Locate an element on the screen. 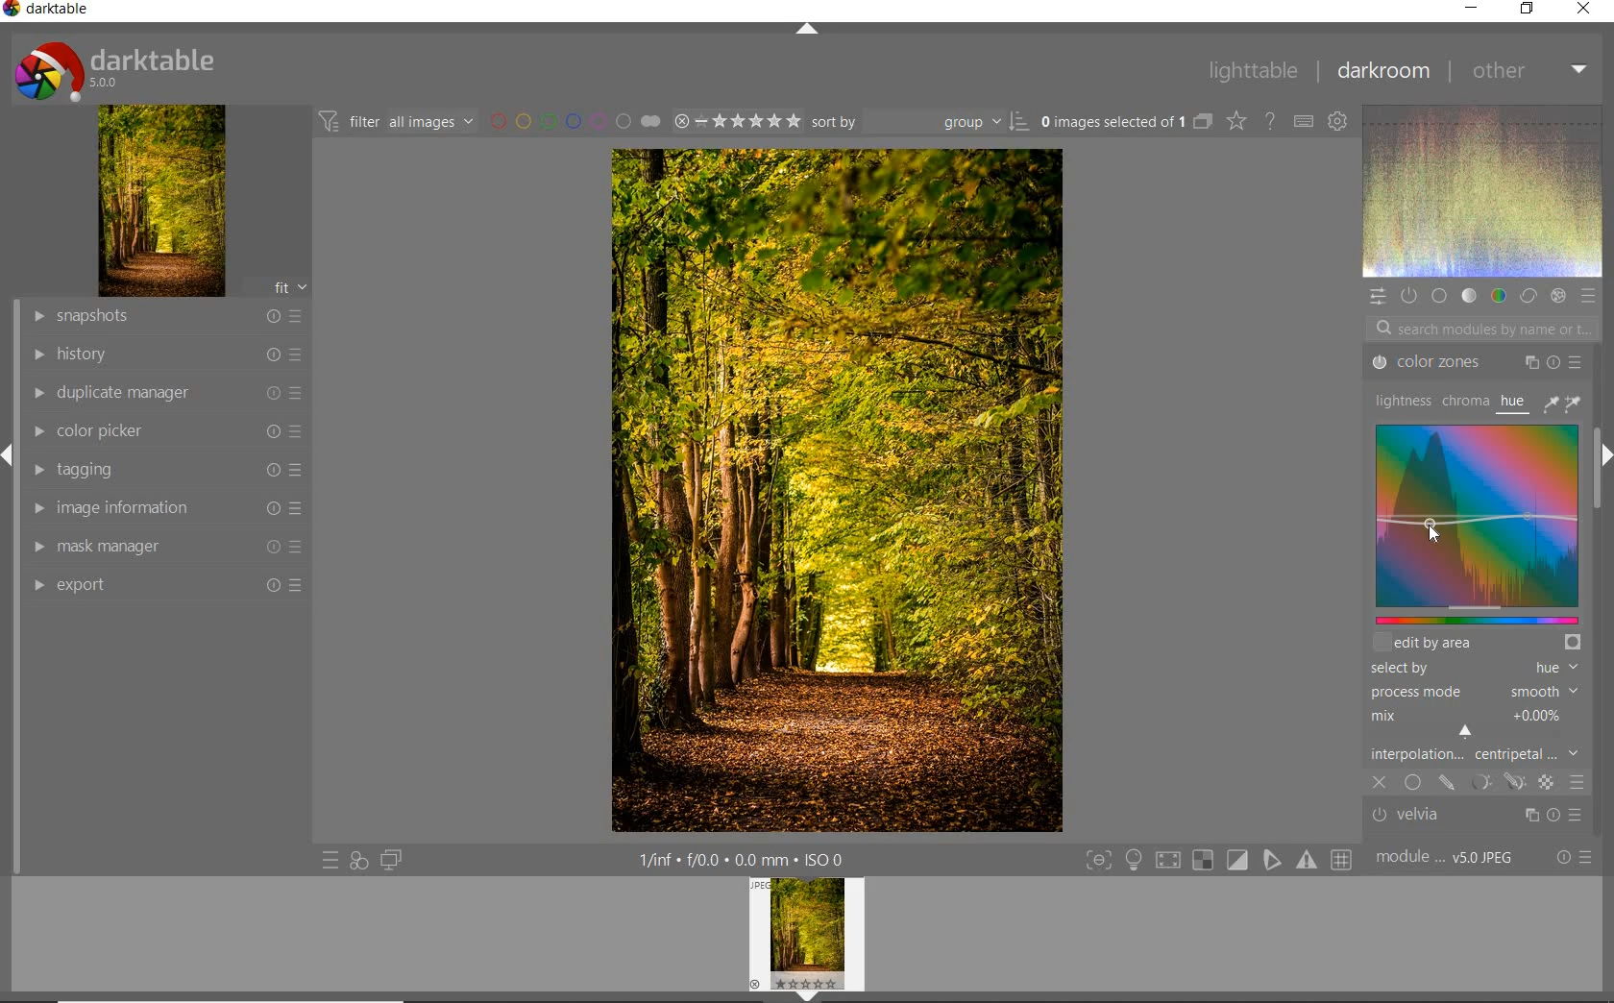  close is located at coordinates (1381, 783).